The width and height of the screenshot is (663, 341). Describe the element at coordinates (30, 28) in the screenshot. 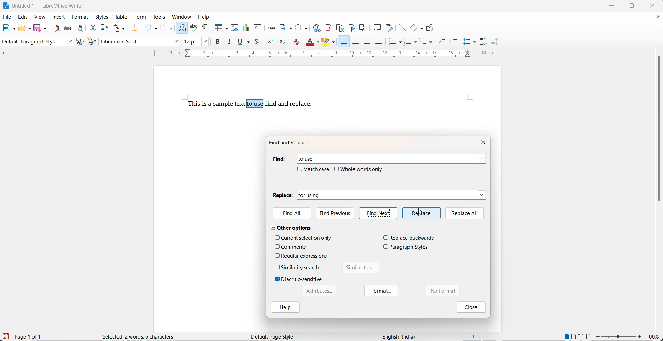

I see `open options` at that location.